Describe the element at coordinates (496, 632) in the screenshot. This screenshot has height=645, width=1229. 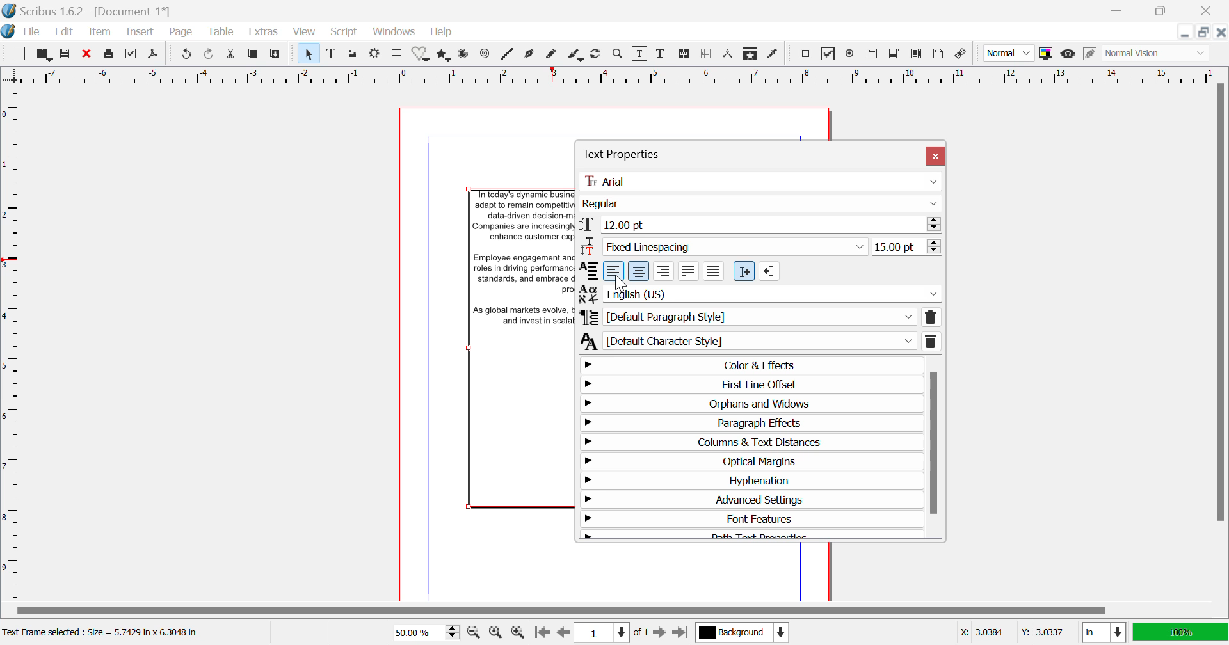
I see `Zoom to 100%` at that location.